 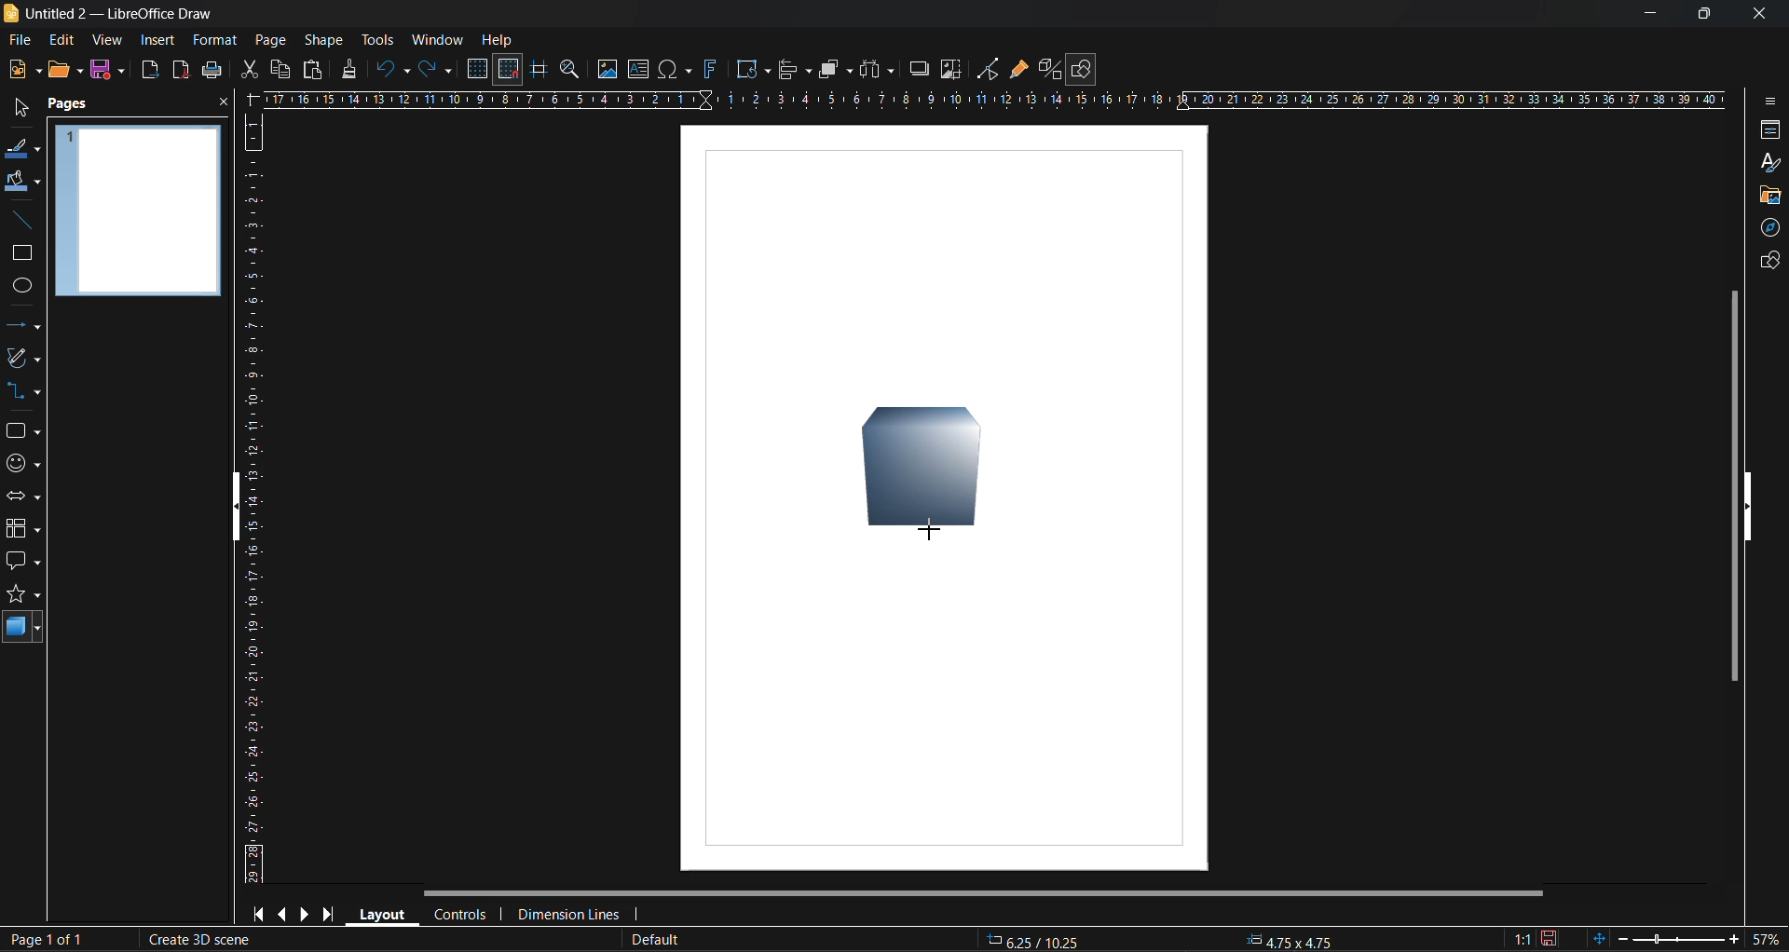 I want to click on vertical ruler, so click(x=254, y=497).